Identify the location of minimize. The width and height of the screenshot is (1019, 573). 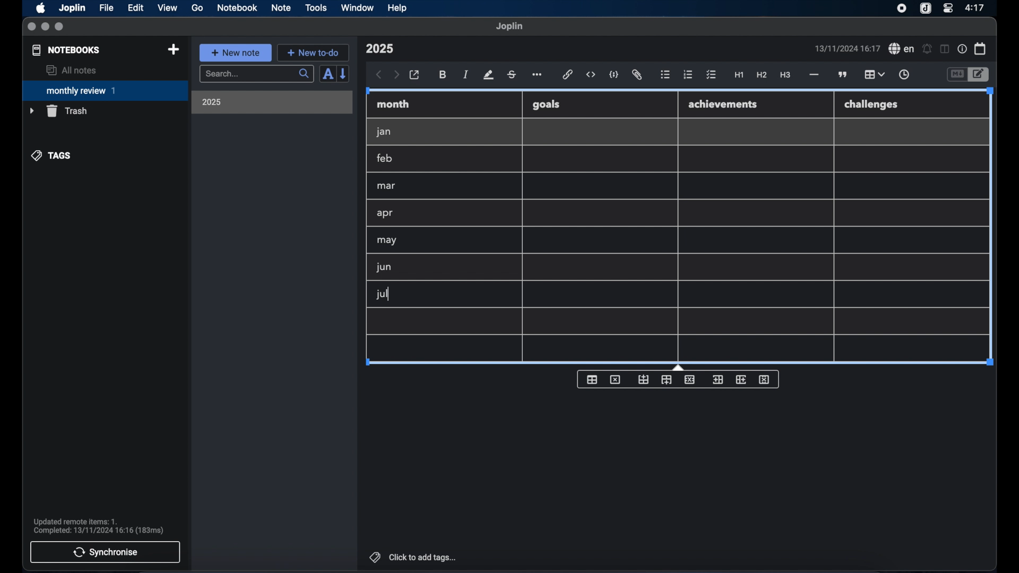
(45, 27).